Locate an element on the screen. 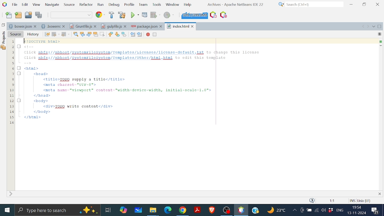  drag me to split this window vertically or horizontally is located at coordinates (379, 34).